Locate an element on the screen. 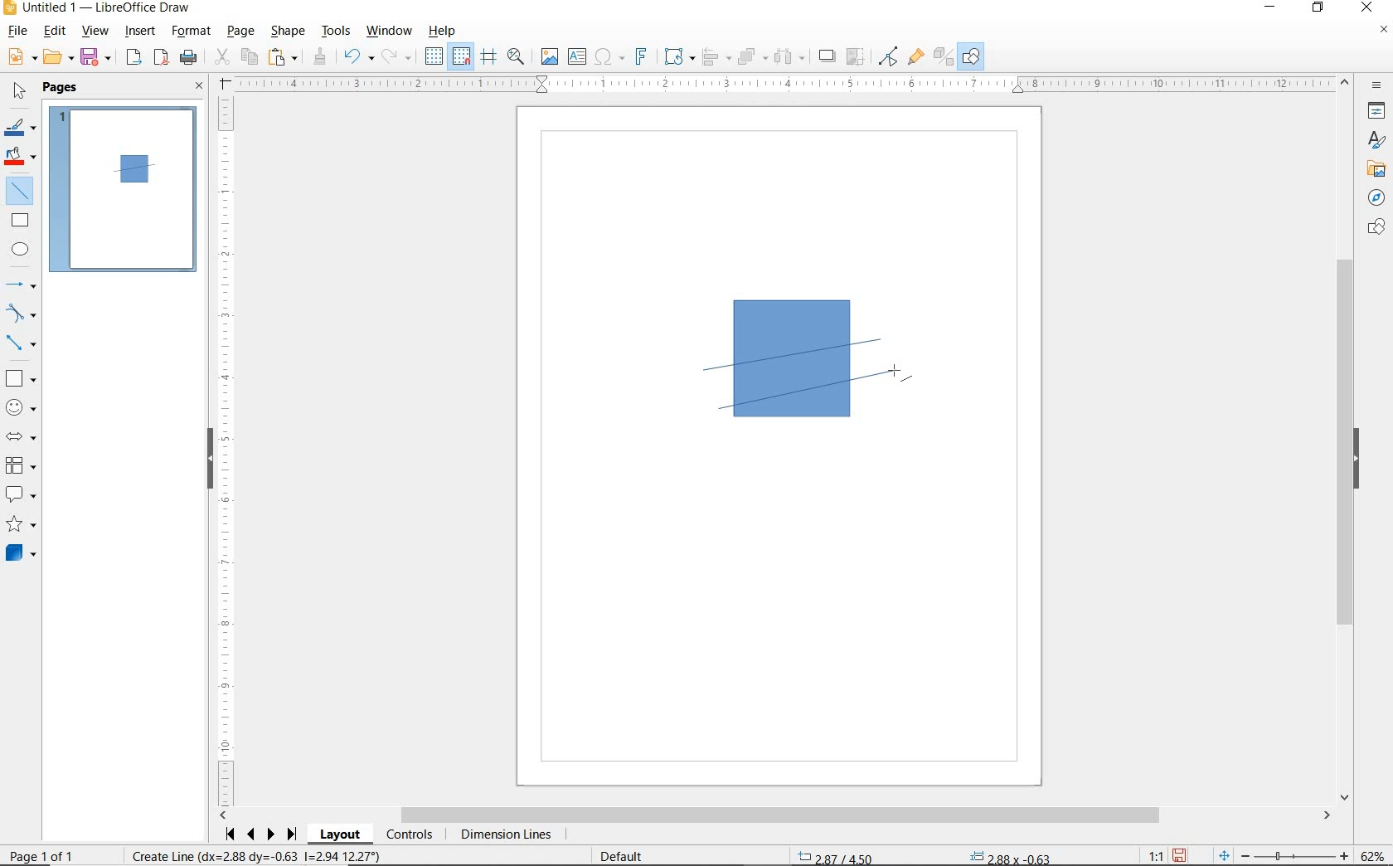 The width and height of the screenshot is (1393, 866). CLONE FORMATTING is located at coordinates (319, 57).